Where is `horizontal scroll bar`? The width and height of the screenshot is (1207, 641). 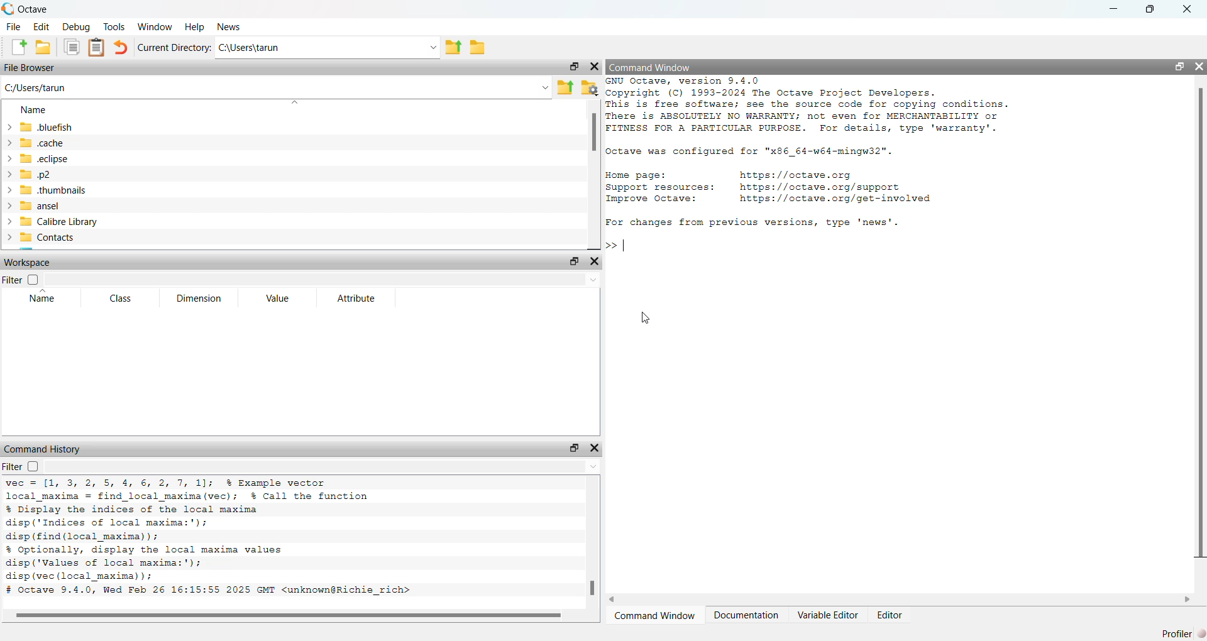 horizontal scroll bar is located at coordinates (900, 600).